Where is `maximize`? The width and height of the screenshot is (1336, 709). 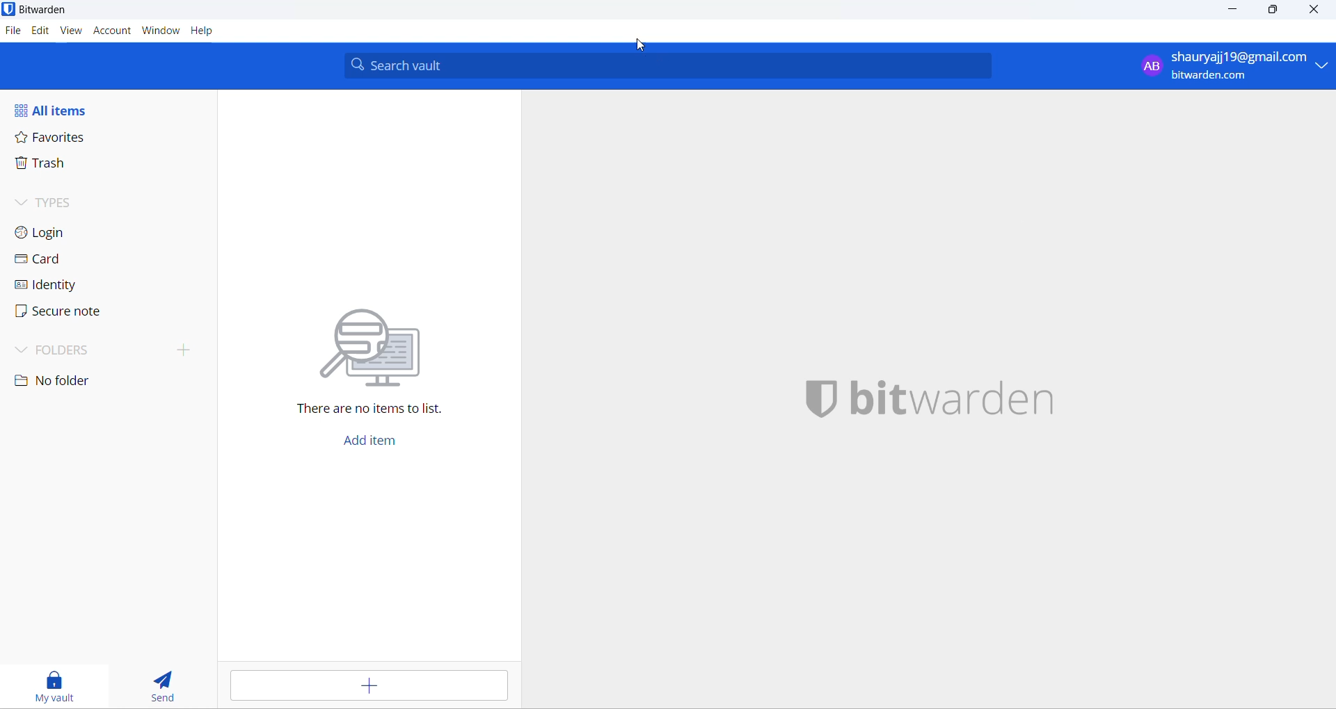
maximize is located at coordinates (1272, 12).